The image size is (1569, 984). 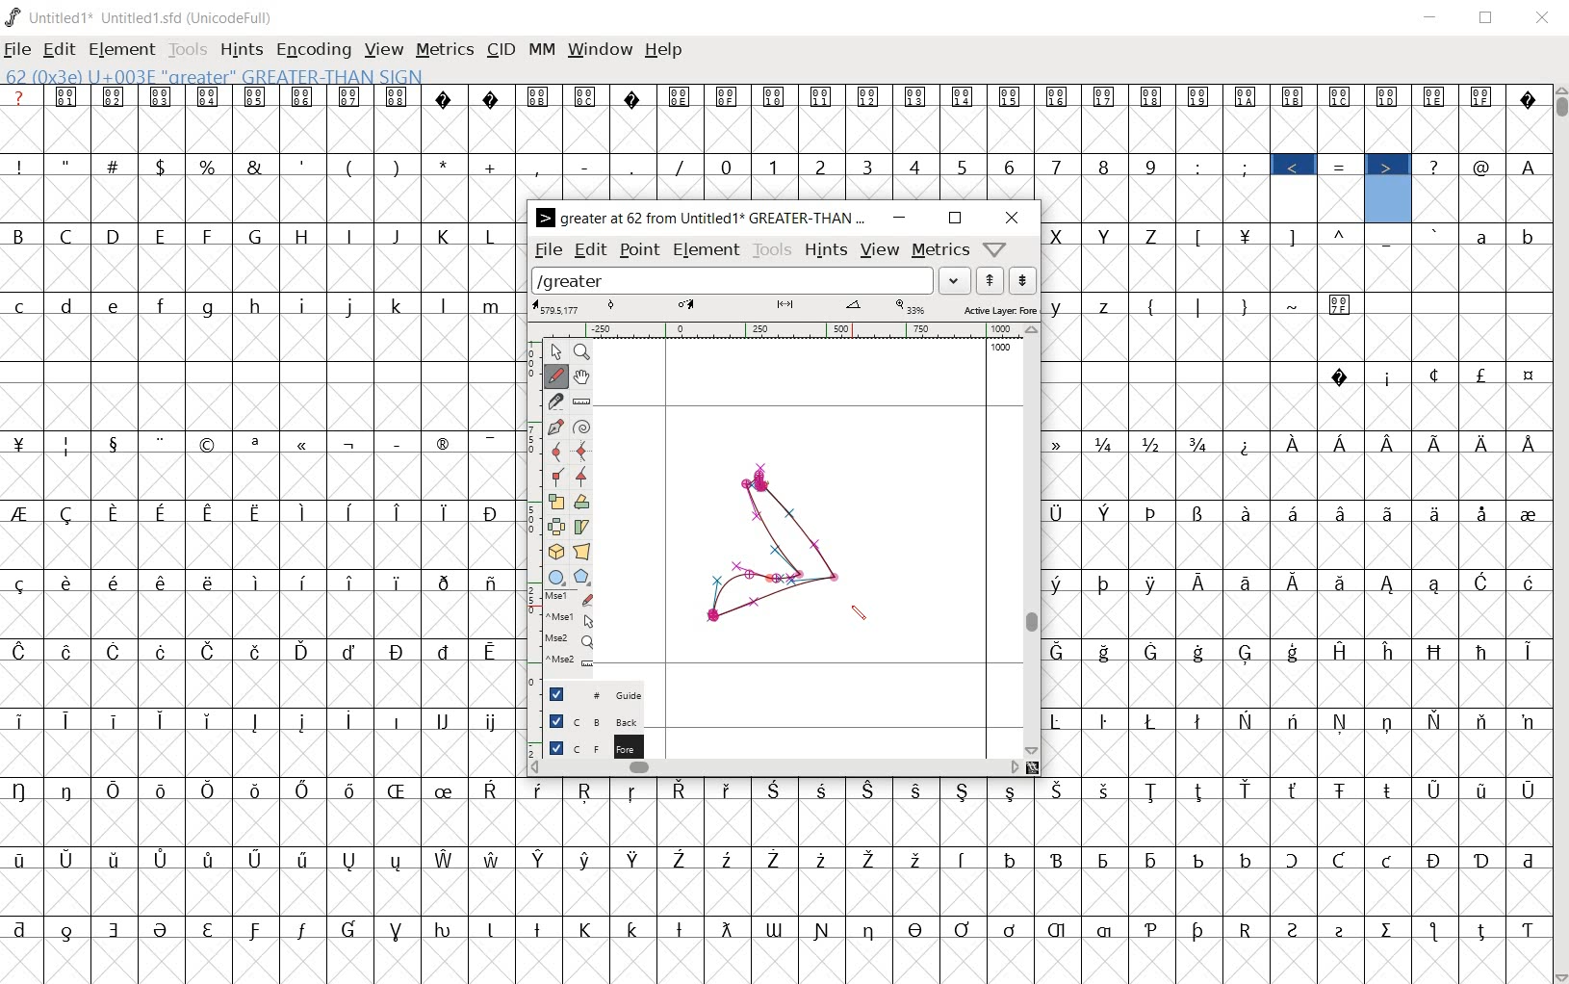 What do you see at coordinates (827, 251) in the screenshot?
I see `hints` at bounding box center [827, 251].